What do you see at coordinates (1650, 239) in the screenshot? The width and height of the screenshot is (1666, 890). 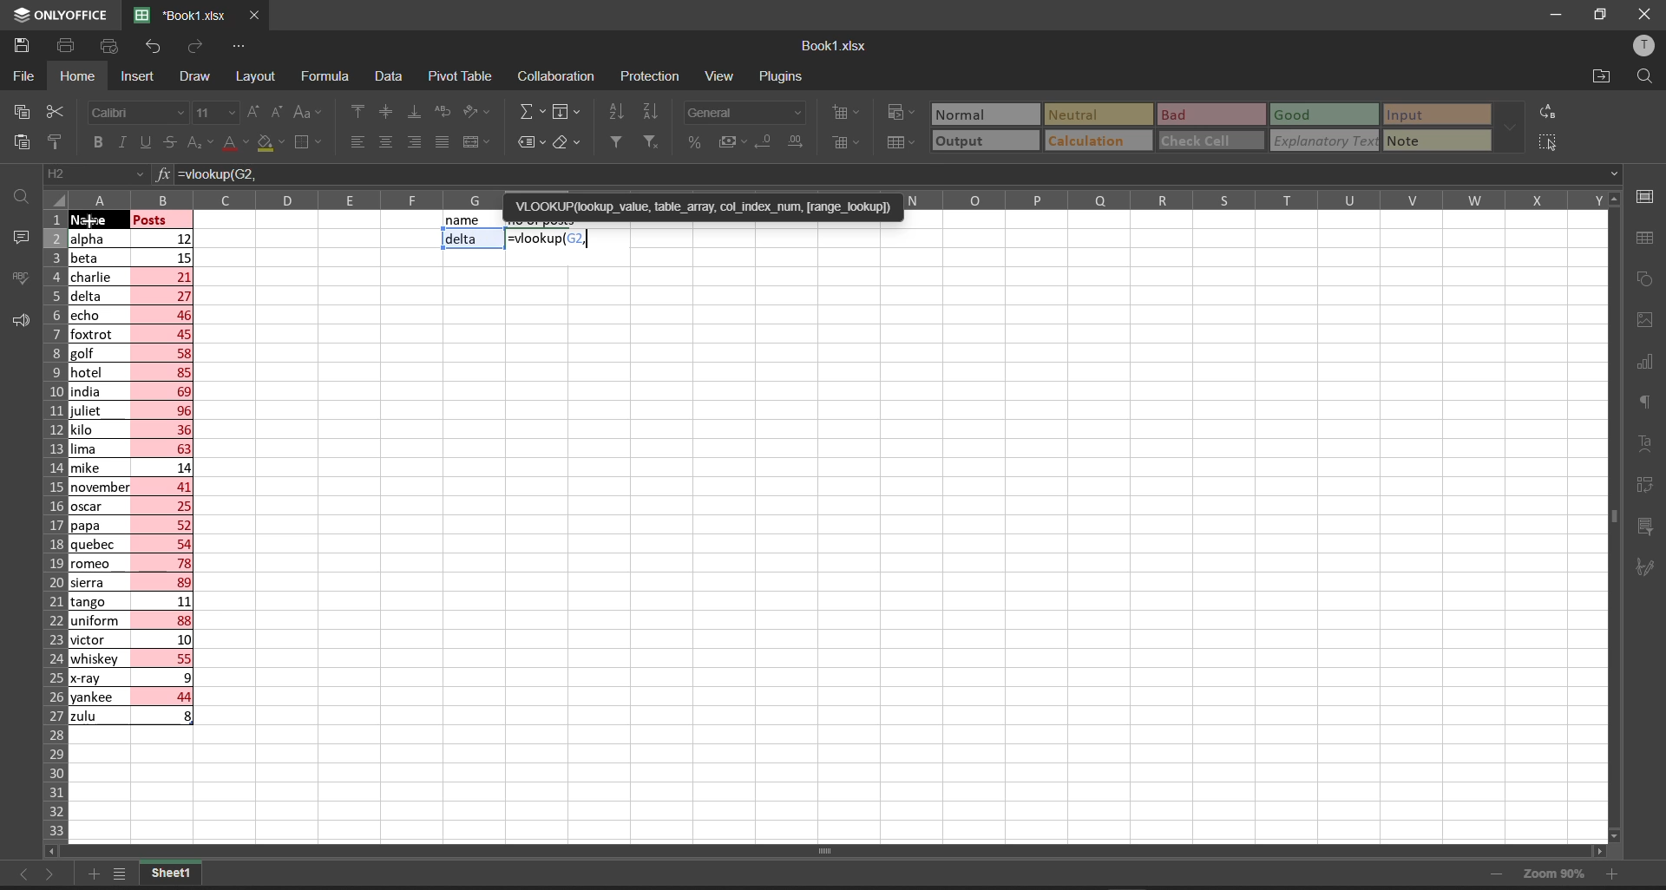 I see `table settings` at bounding box center [1650, 239].